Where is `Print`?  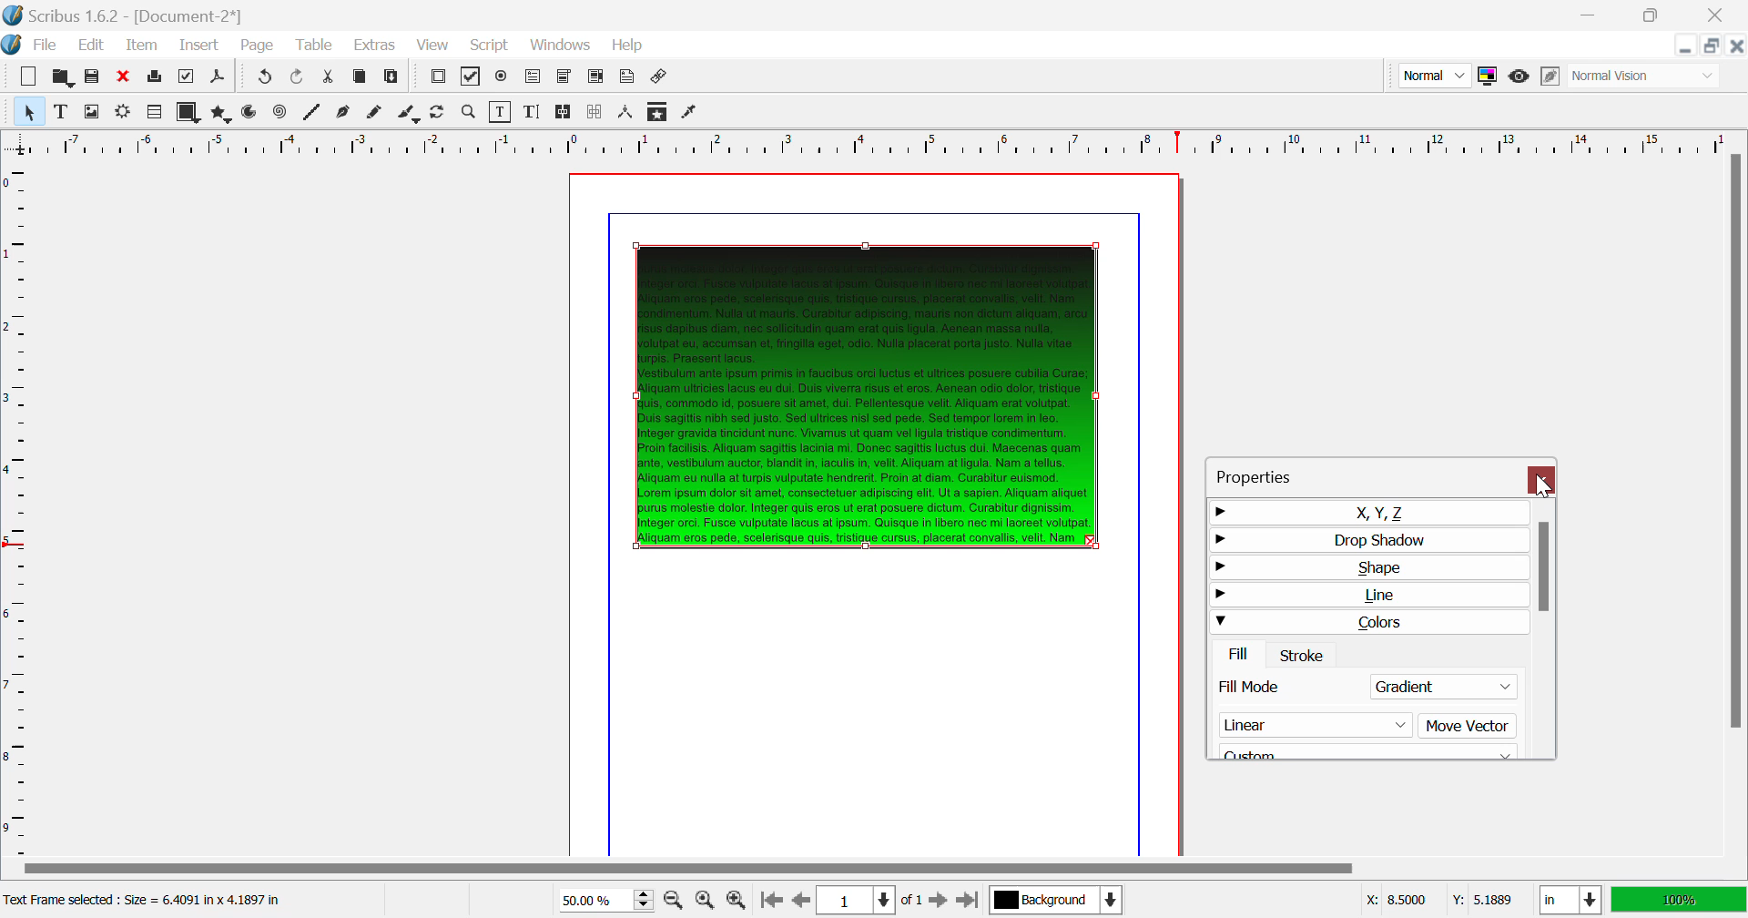 Print is located at coordinates (157, 76).